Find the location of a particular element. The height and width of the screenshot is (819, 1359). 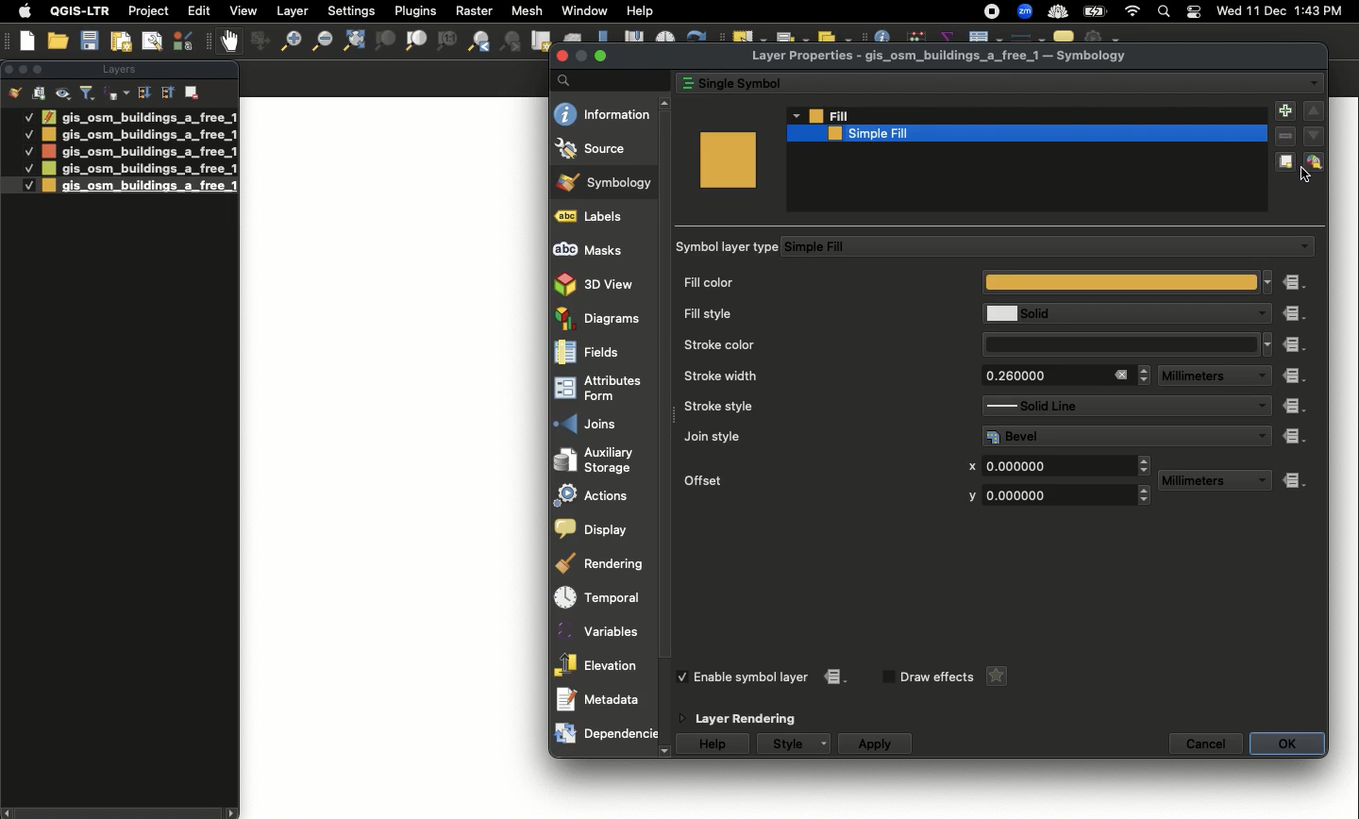

Zoom out  is located at coordinates (320, 41).